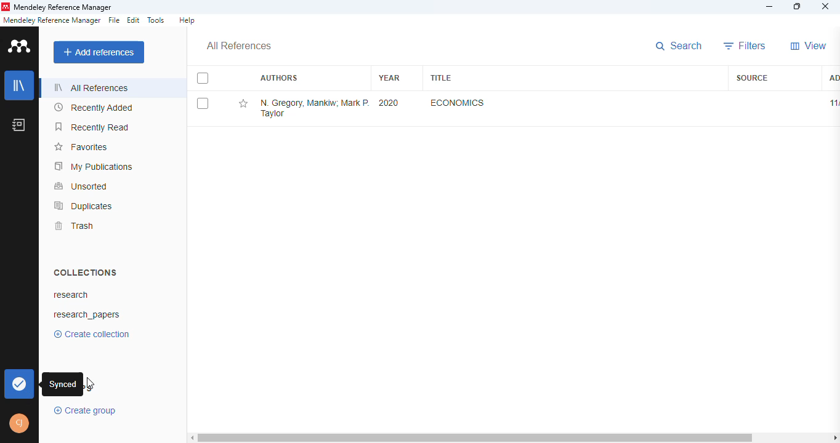 This screenshot has height=443, width=840. What do you see at coordinates (442, 78) in the screenshot?
I see `title` at bounding box center [442, 78].